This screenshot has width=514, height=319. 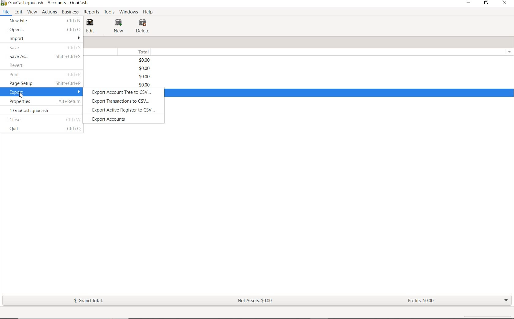 What do you see at coordinates (70, 12) in the screenshot?
I see `BUSINESS` at bounding box center [70, 12].